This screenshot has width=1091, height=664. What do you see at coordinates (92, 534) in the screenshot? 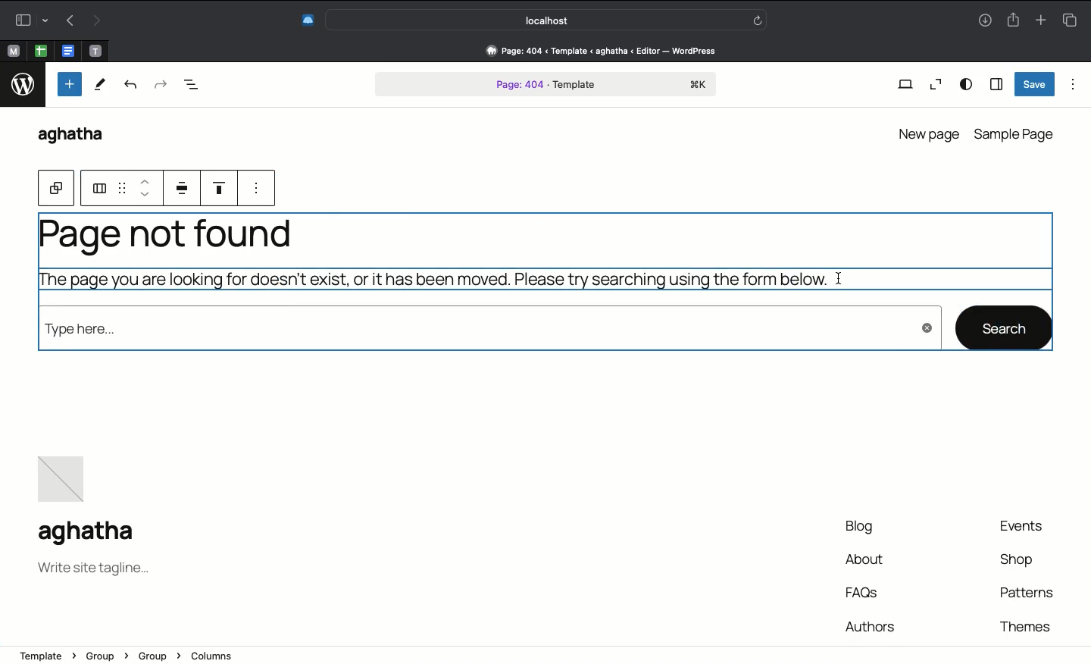
I see `Name` at bounding box center [92, 534].